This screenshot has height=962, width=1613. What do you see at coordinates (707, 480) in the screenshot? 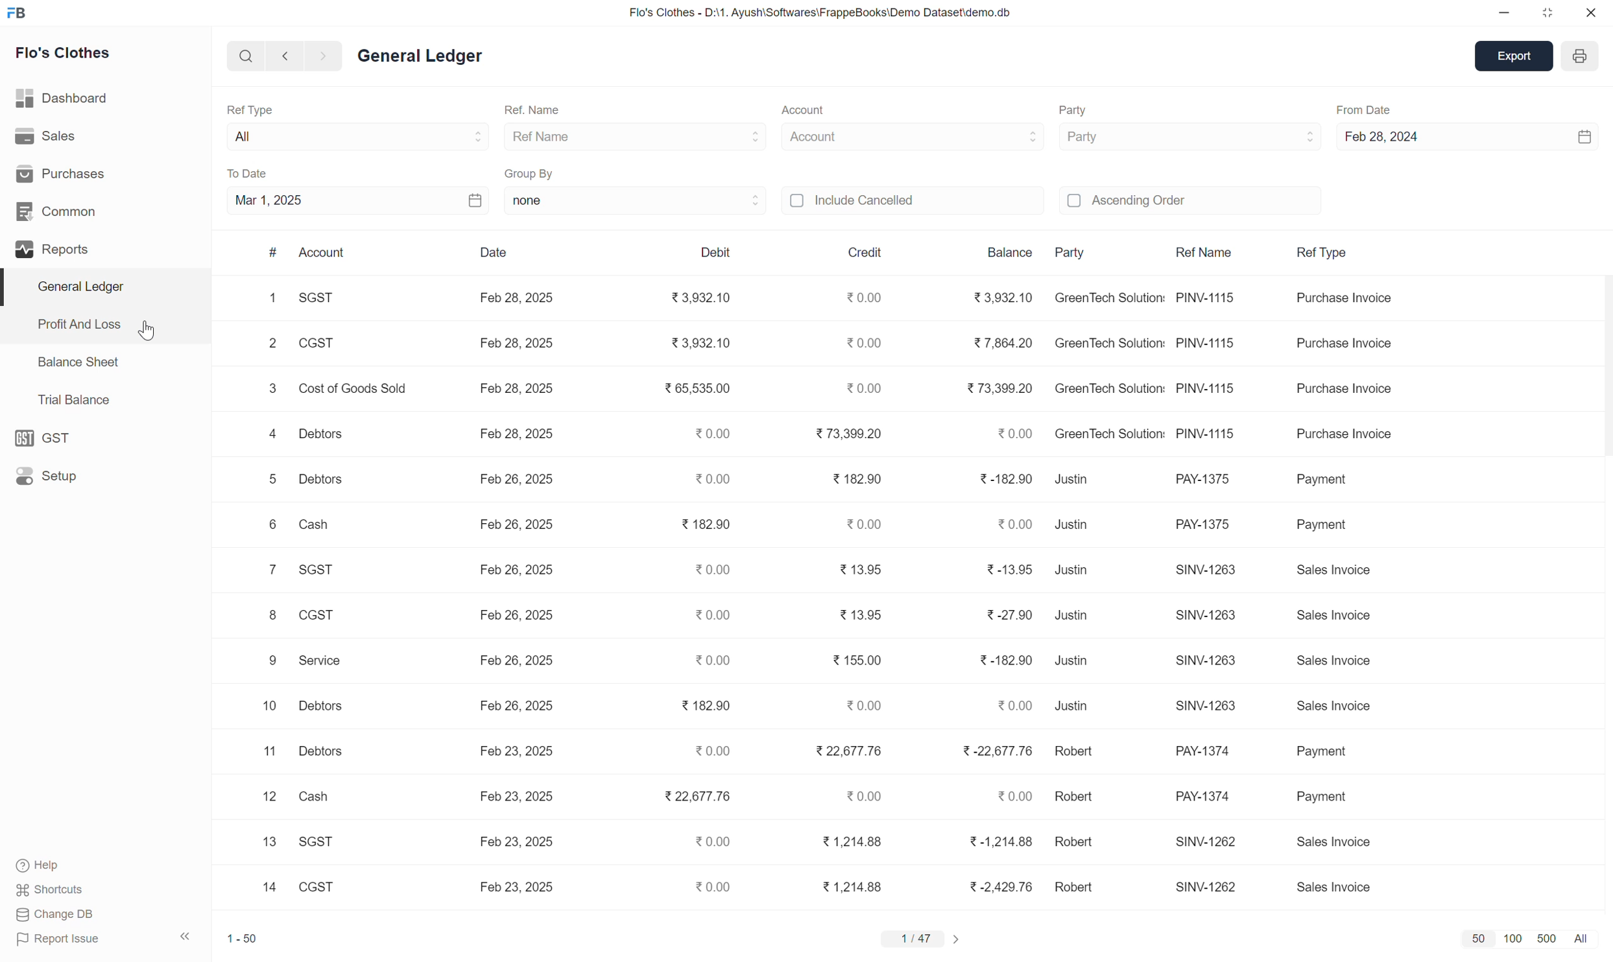
I see `₹0.00` at bounding box center [707, 480].